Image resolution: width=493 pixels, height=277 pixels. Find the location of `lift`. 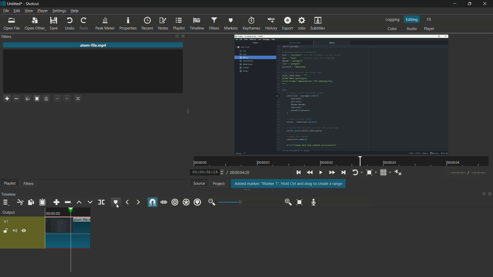

lift is located at coordinates (78, 202).